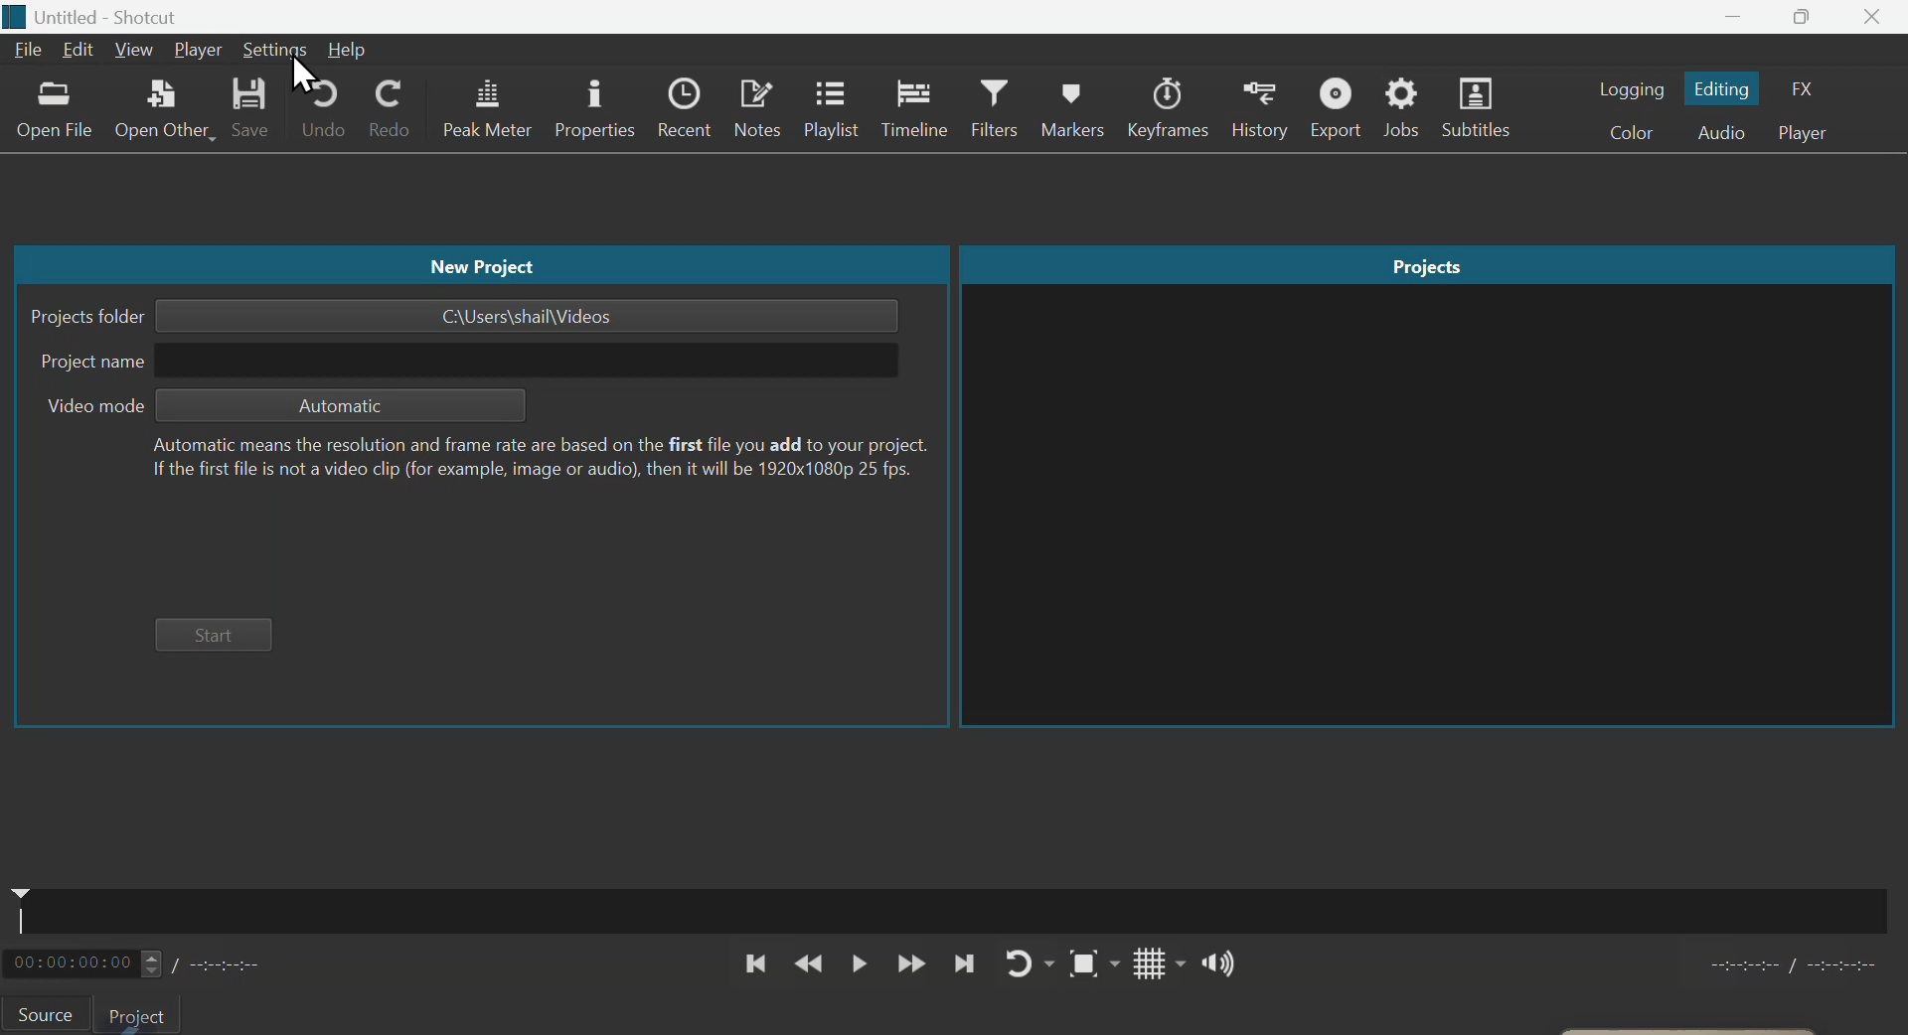 This screenshot has height=1035, width=1908. Describe the element at coordinates (146, 1014) in the screenshot. I see `project` at that location.